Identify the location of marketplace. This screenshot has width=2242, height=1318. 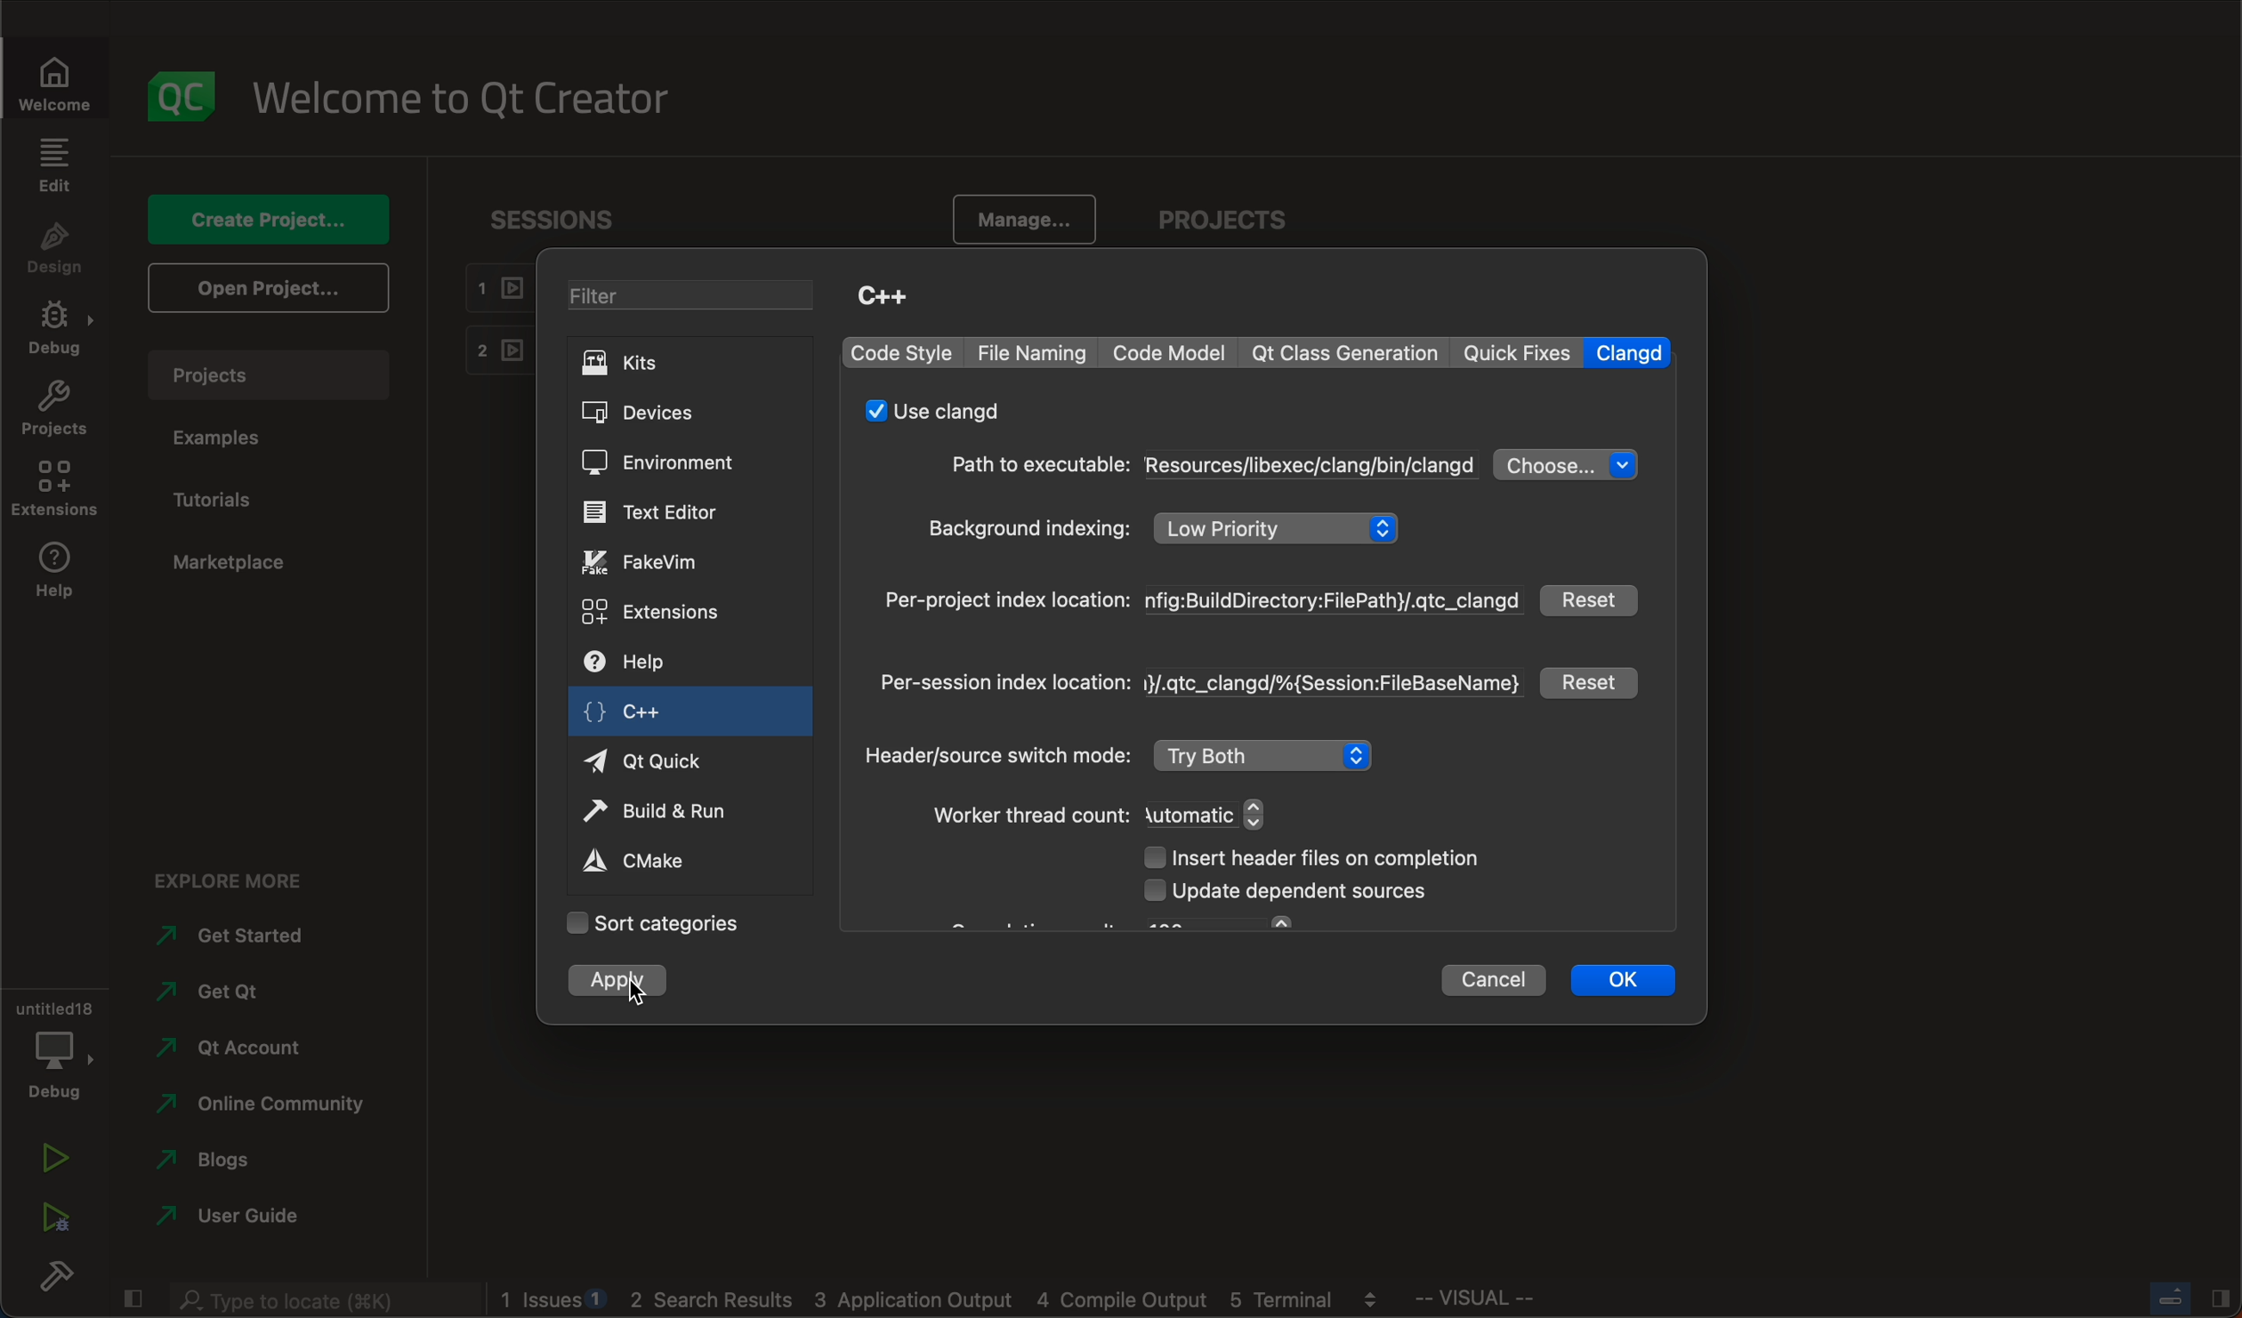
(257, 564).